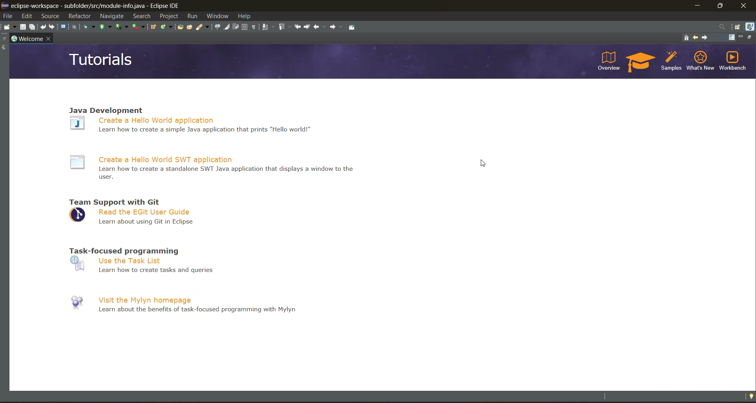 The height and width of the screenshot is (403, 756). I want to click on welcome, so click(28, 39).